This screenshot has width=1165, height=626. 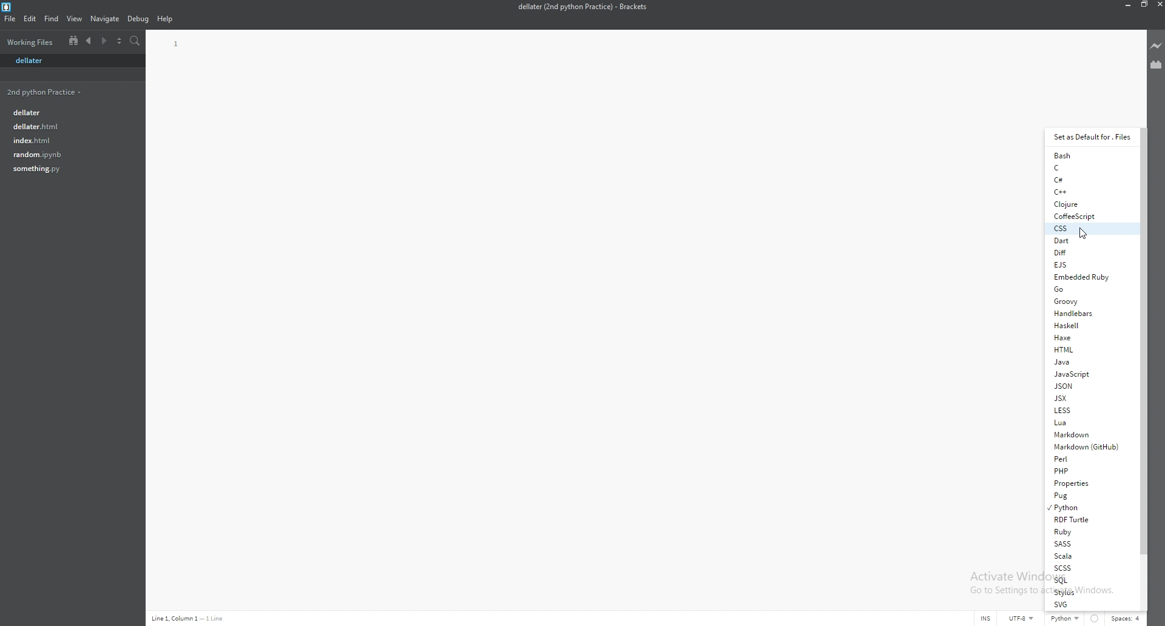 What do you see at coordinates (103, 41) in the screenshot?
I see `next` at bounding box center [103, 41].